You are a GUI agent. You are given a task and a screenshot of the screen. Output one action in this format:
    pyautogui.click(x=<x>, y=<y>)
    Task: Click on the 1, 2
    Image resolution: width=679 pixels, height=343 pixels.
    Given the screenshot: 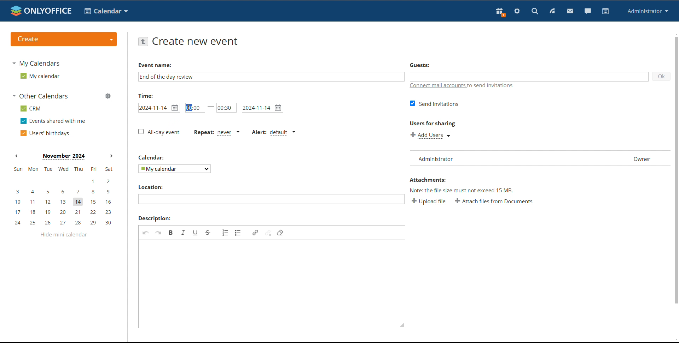 What is the action you would take?
    pyautogui.click(x=62, y=181)
    